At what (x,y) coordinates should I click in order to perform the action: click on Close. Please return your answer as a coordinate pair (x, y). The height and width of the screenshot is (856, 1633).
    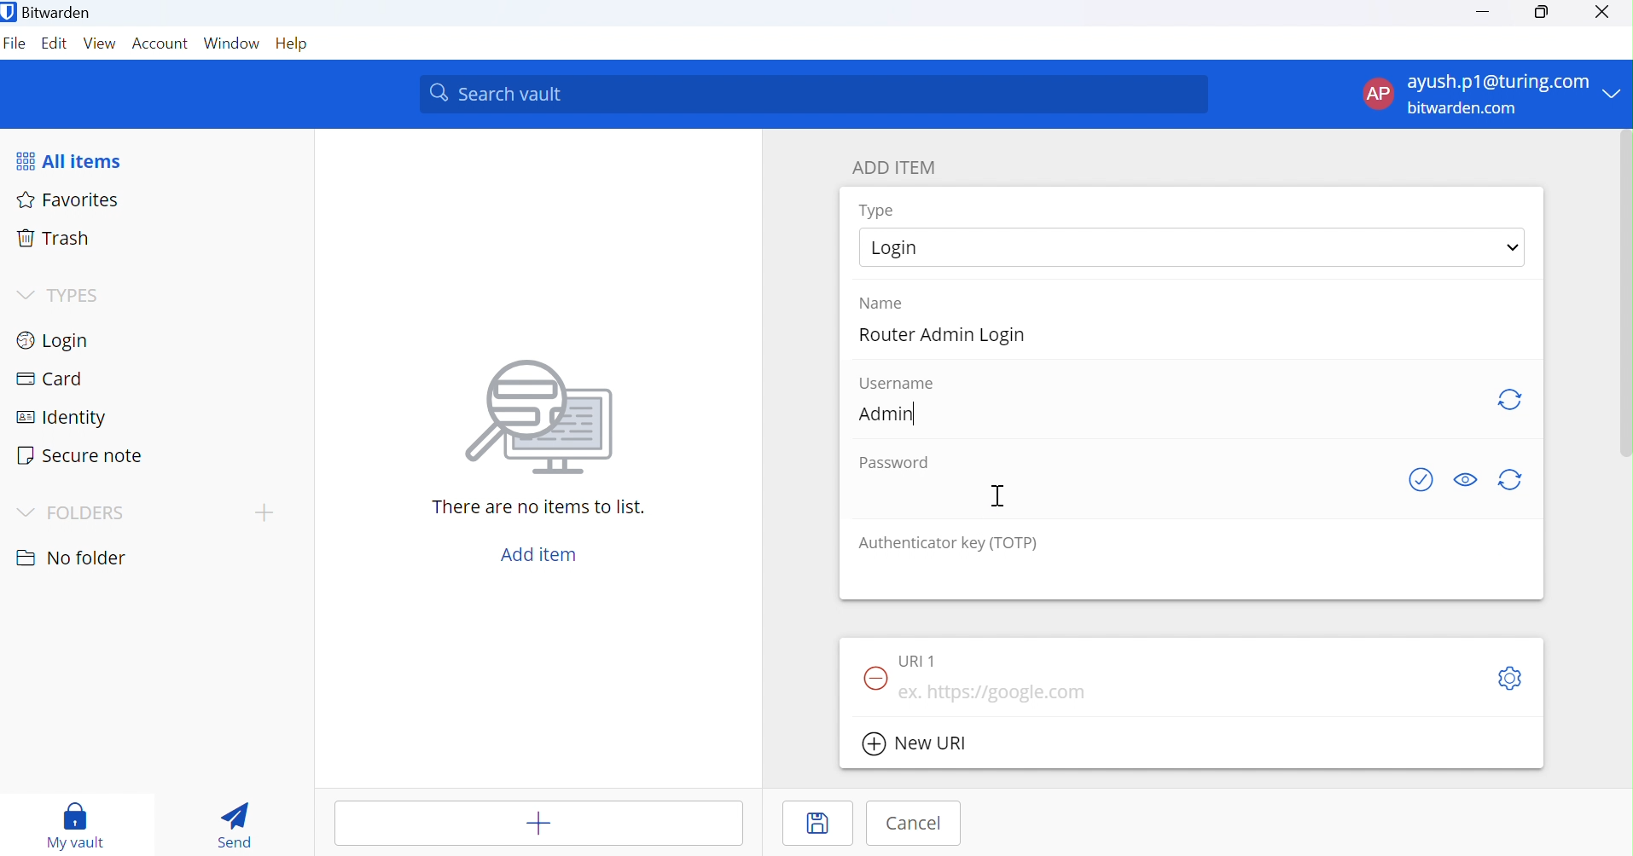
    Looking at the image, I should click on (1604, 13).